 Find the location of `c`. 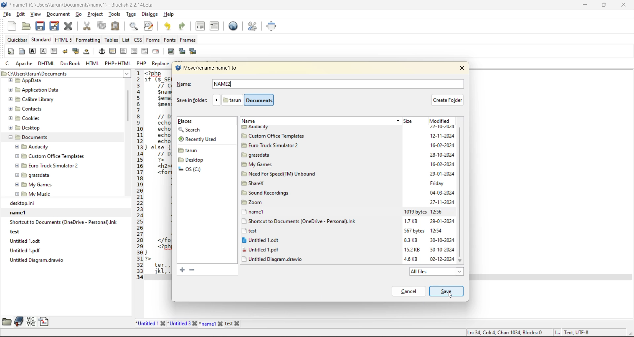

c is located at coordinates (8, 63).